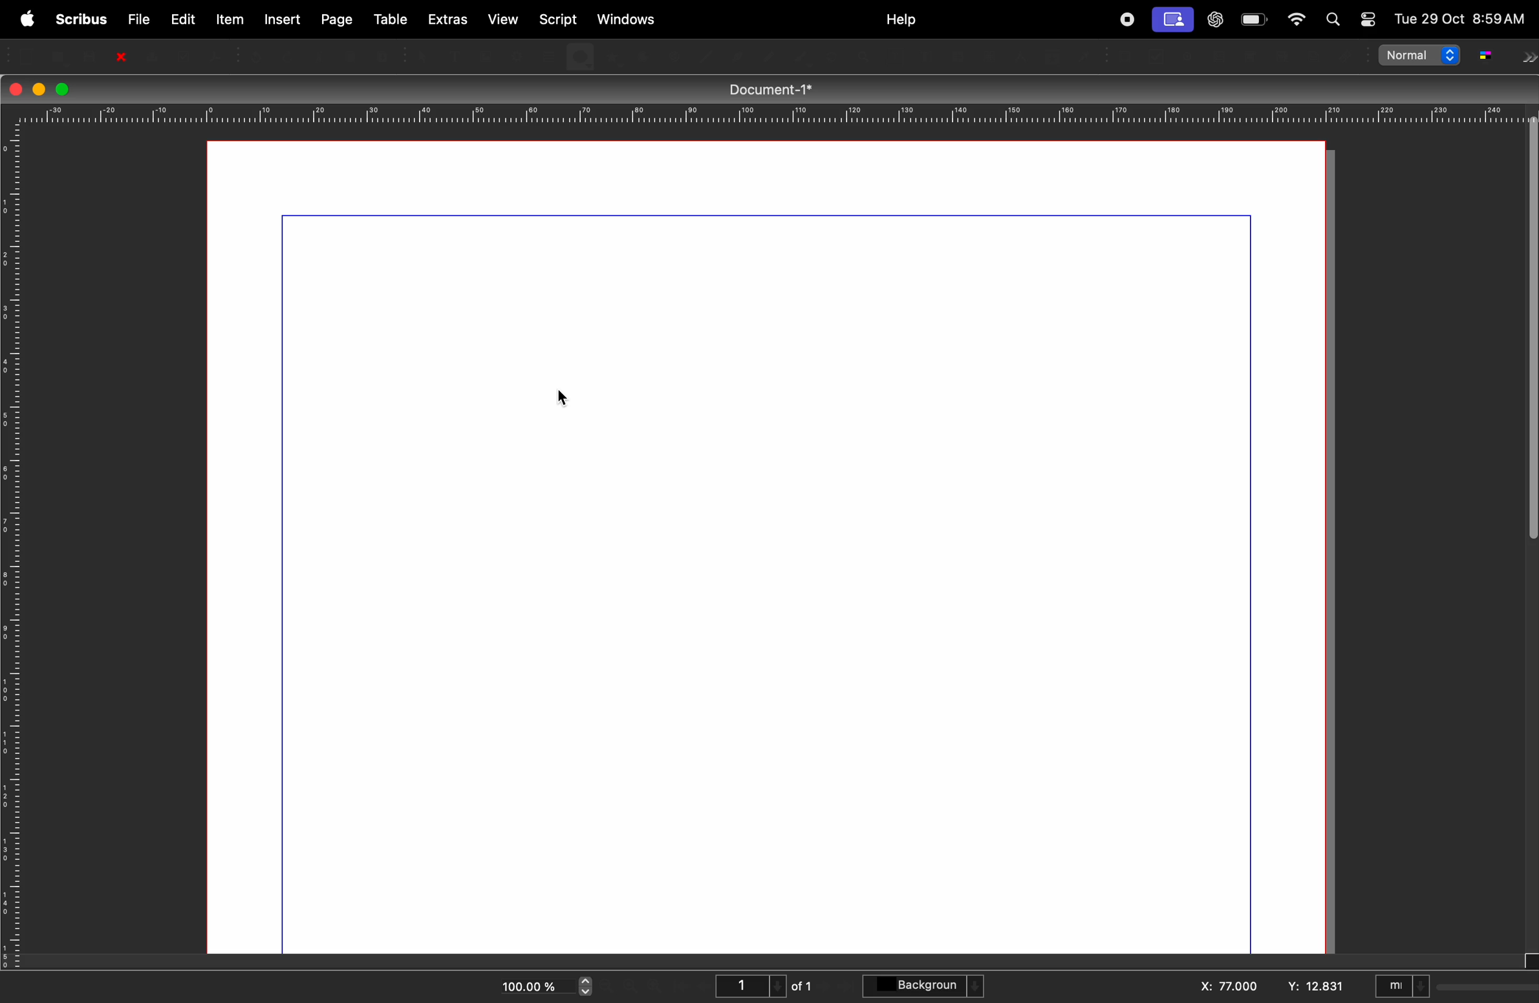 This screenshot has height=1003, width=1539. Describe the element at coordinates (186, 54) in the screenshot. I see `Preflight verifier` at that location.